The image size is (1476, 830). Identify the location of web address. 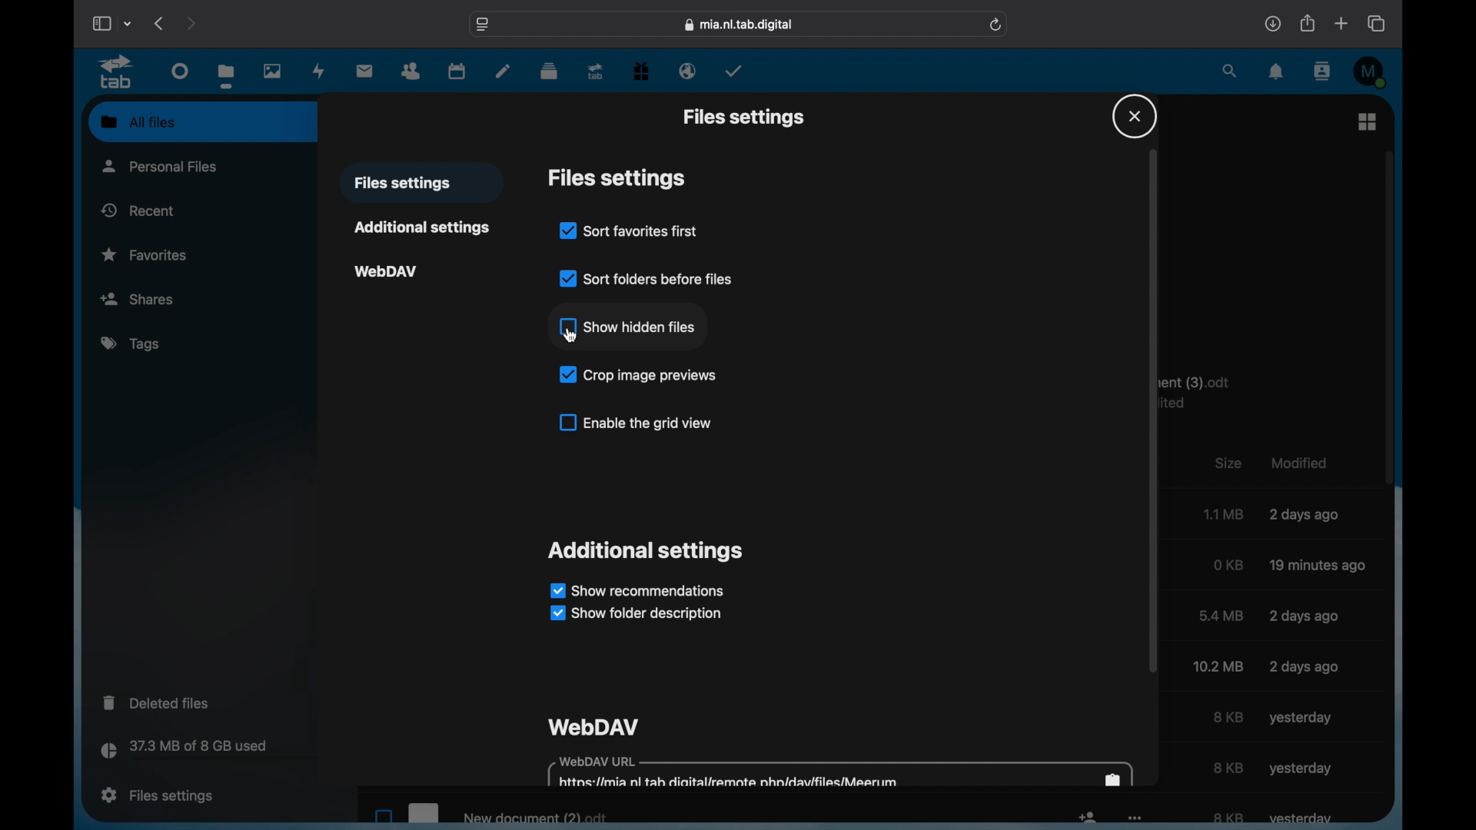
(739, 25).